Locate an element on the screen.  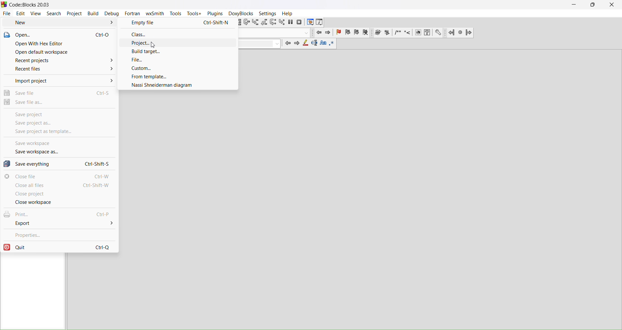
Code::Blocks 20.03 is located at coordinates (27, 5).